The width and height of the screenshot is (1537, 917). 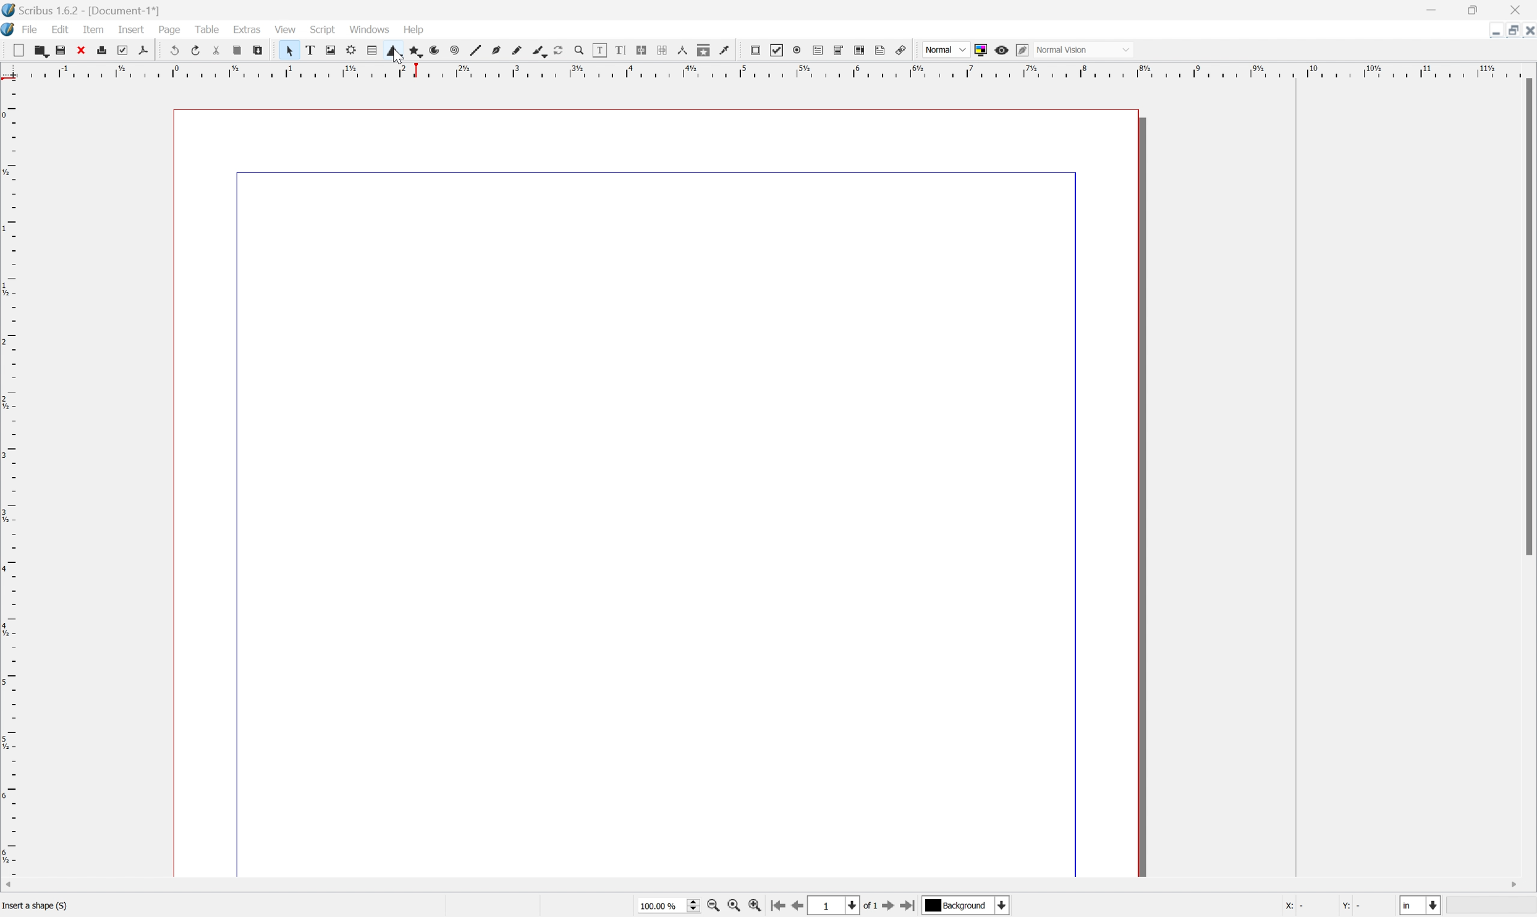 What do you see at coordinates (369, 28) in the screenshot?
I see `Windows` at bounding box center [369, 28].